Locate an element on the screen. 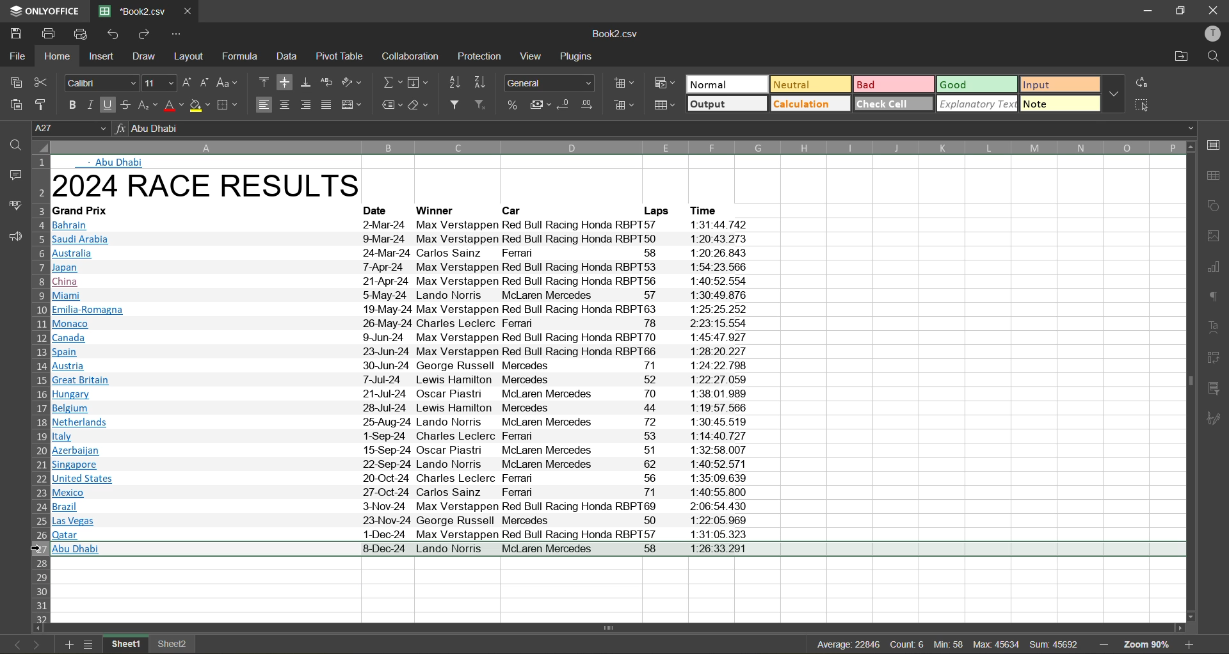 Image resolution: width=1229 pixels, height=654 pixels. spell check is located at coordinates (14, 203).